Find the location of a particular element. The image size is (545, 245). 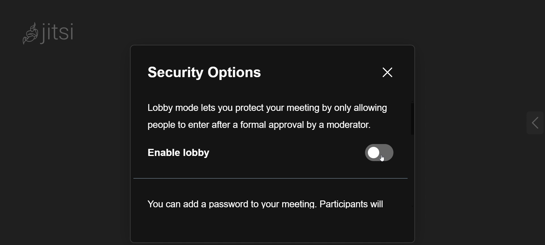

Security options is located at coordinates (217, 74).